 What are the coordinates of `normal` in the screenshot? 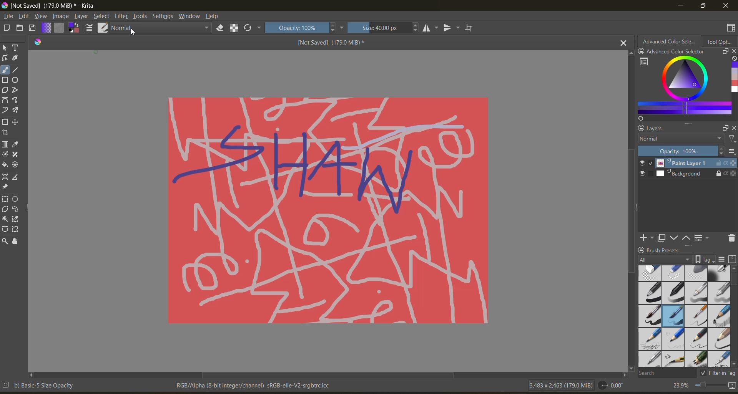 It's located at (679, 139).